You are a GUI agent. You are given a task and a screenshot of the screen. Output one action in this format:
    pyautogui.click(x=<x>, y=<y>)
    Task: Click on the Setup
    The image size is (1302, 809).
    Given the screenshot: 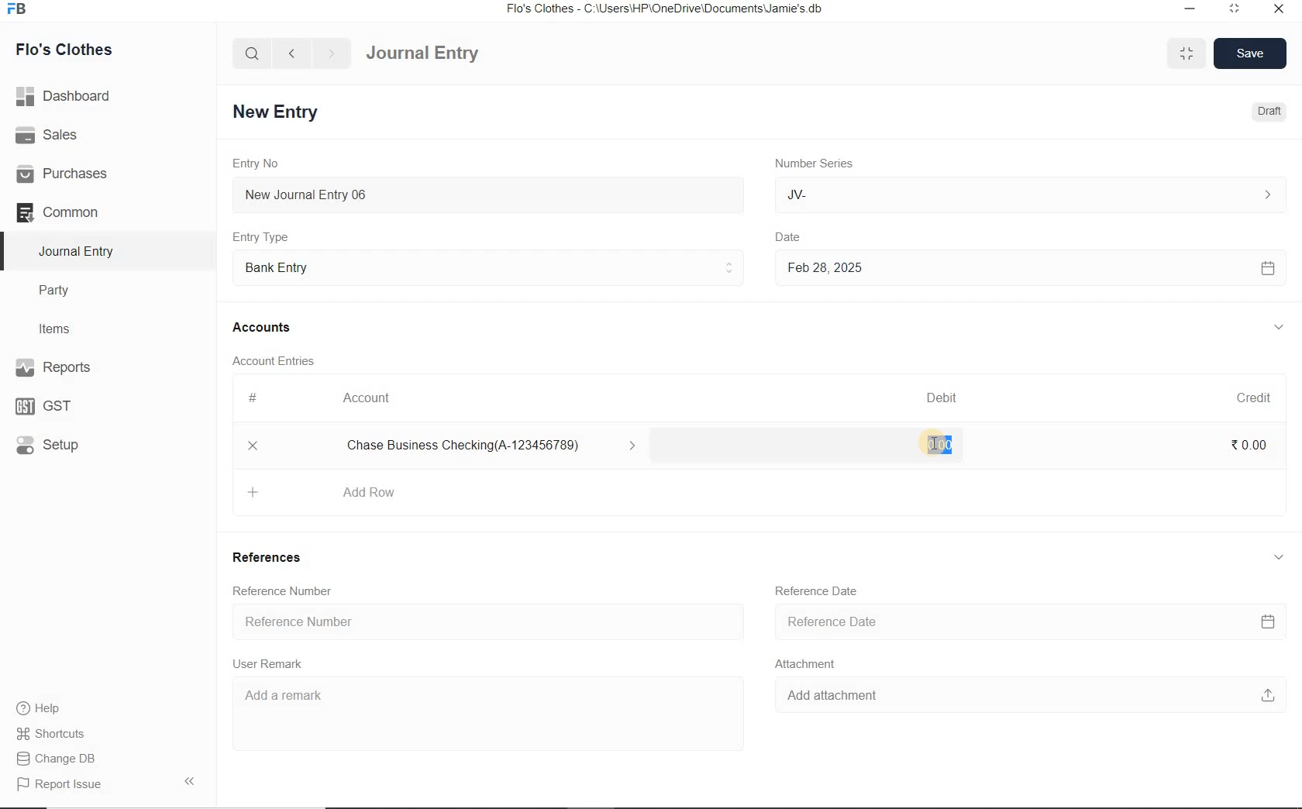 What is the action you would take?
    pyautogui.click(x=63, y=444)
    